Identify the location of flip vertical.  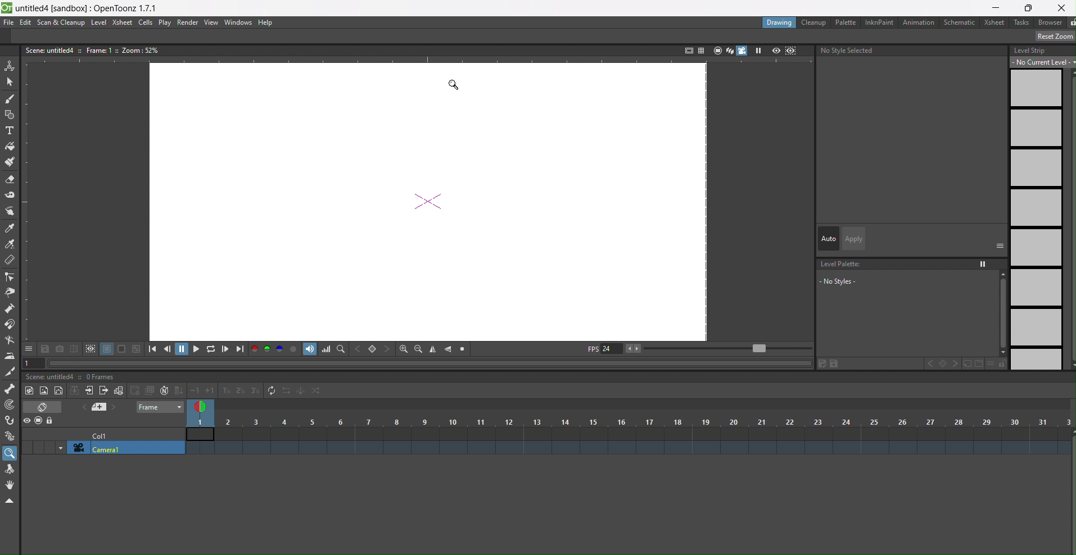
(434, 348).